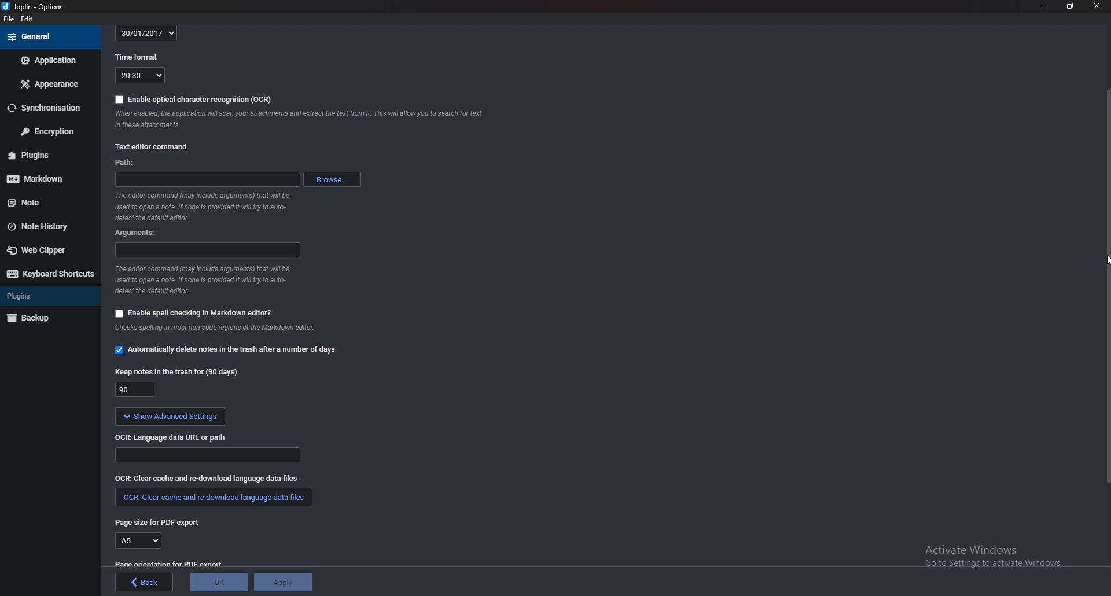 The image size is (1111, 596). Describe the element at coordinates (220, 581) in the screenshot. I see `ok` at that location.